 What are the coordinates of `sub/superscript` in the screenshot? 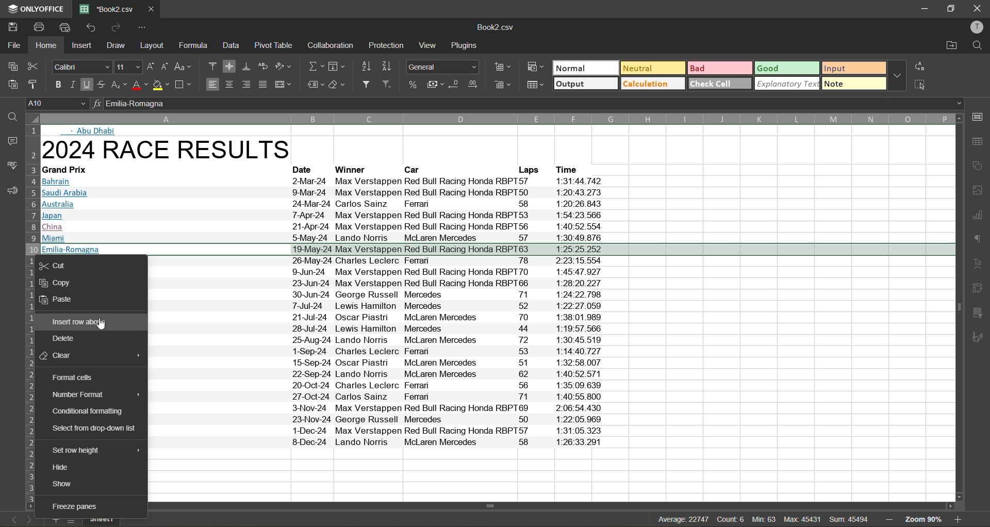 It's located at (120, 86).